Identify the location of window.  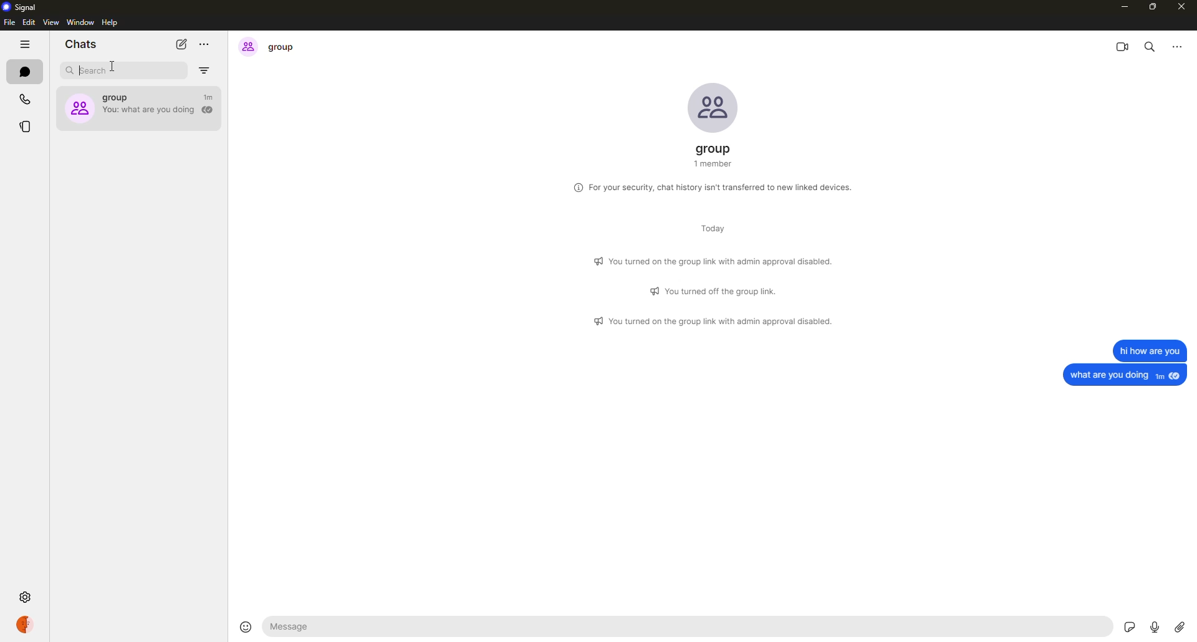
(80, 22).